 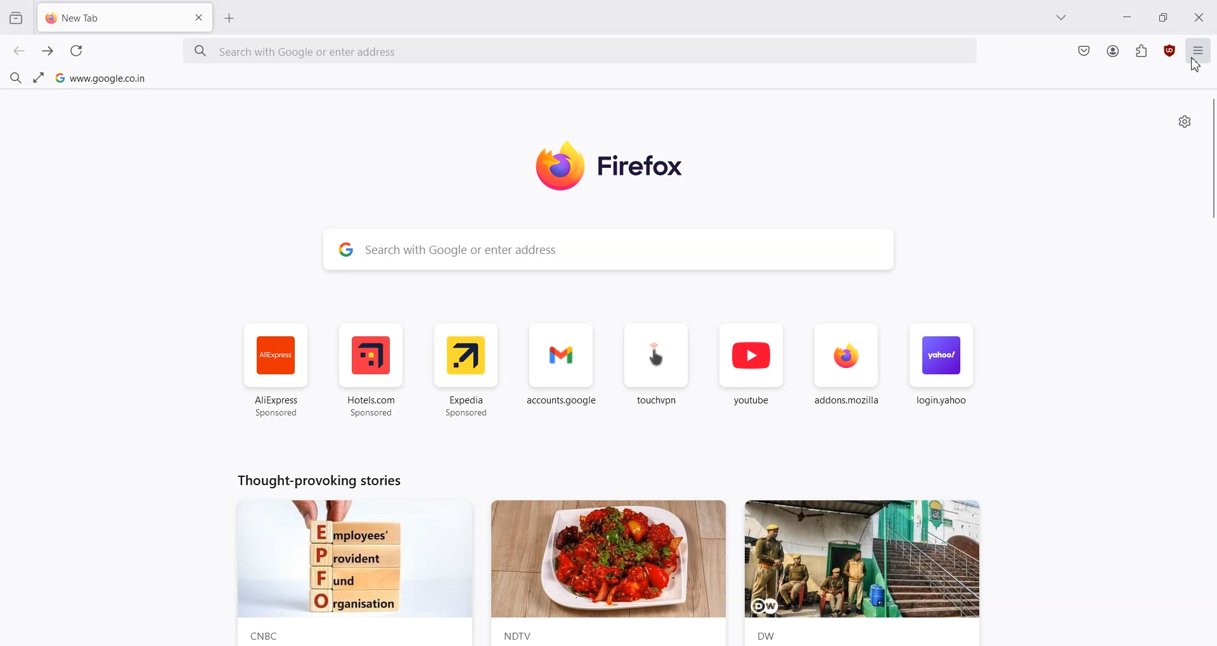 What do you see at coordinates (75, 51) in the screenshot?
I see `Refresh` at bounding box center [75, 51].